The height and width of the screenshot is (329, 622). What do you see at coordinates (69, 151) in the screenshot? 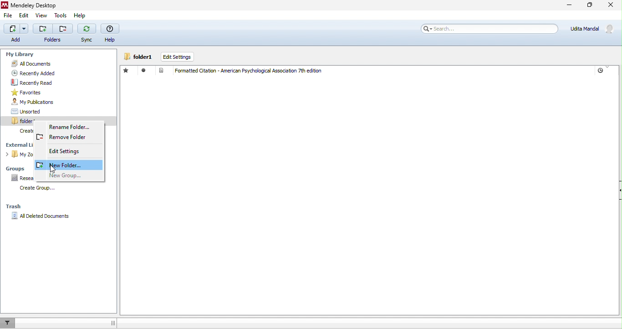
I see `edit settings` at bounding box center [69, 151].